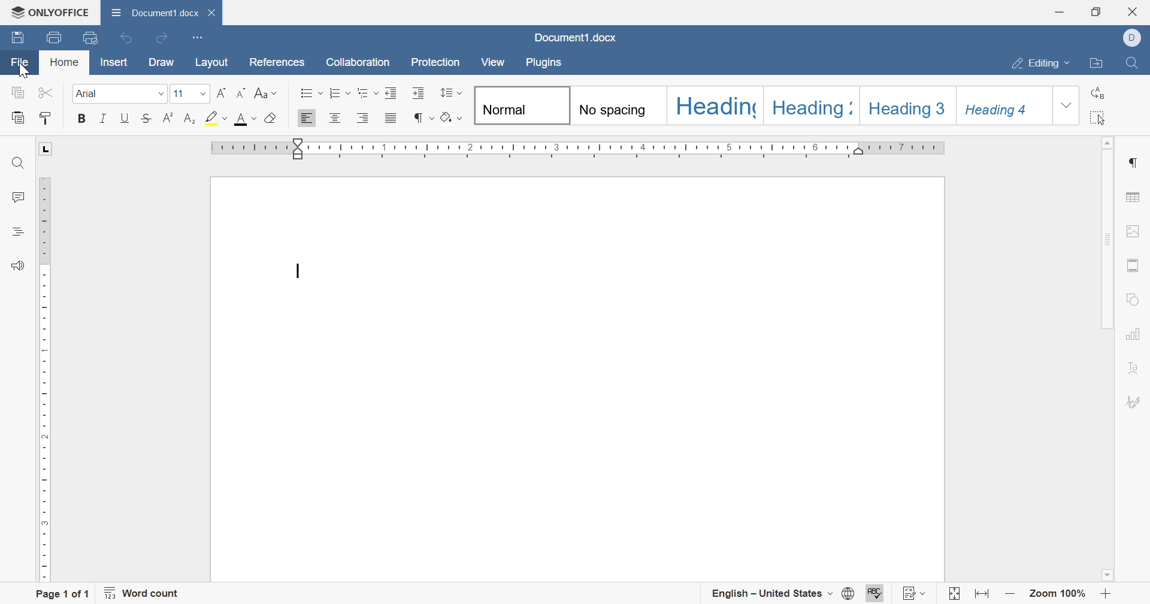  I want to click on find, so click(1134, 64).